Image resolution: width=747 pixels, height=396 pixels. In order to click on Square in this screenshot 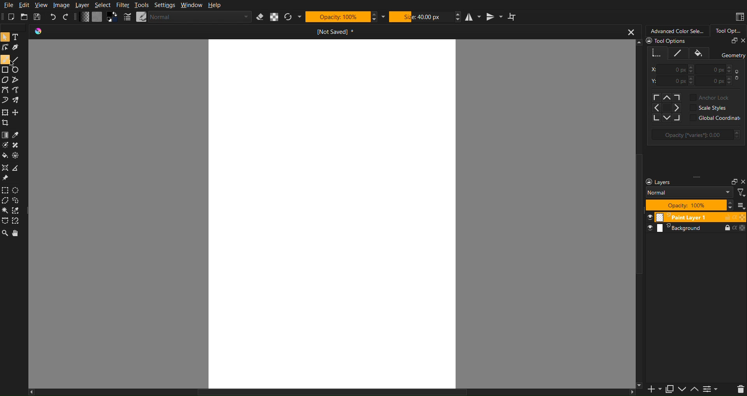, I will do `click(5, 70)`.